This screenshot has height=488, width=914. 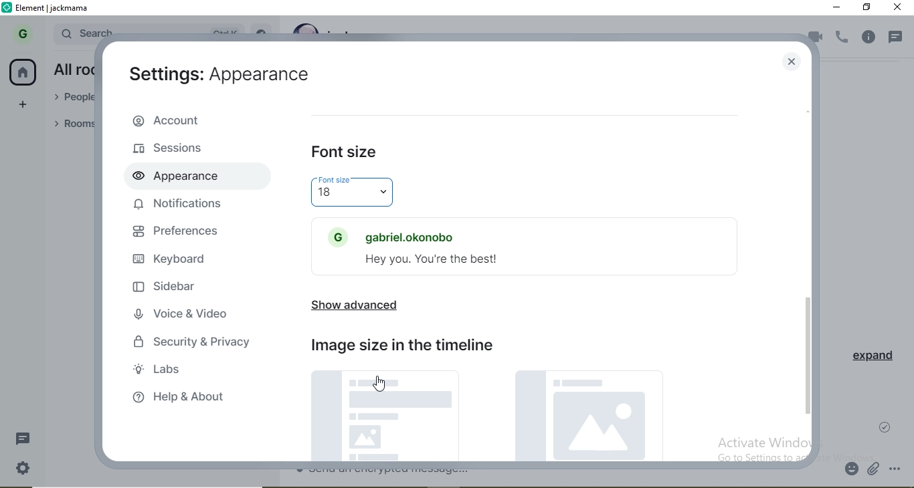 What do you see at coordinates (27, 439) in the screenshot?
I see `message` at bounding box center [27, 439].